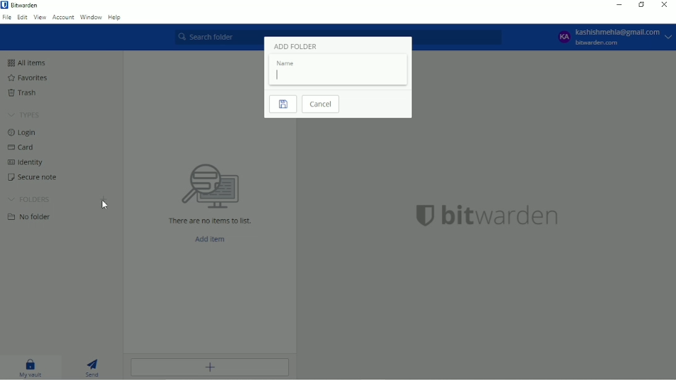 This screenshot has height=380, width=676. I want to click on Edit, so click(22, 17).